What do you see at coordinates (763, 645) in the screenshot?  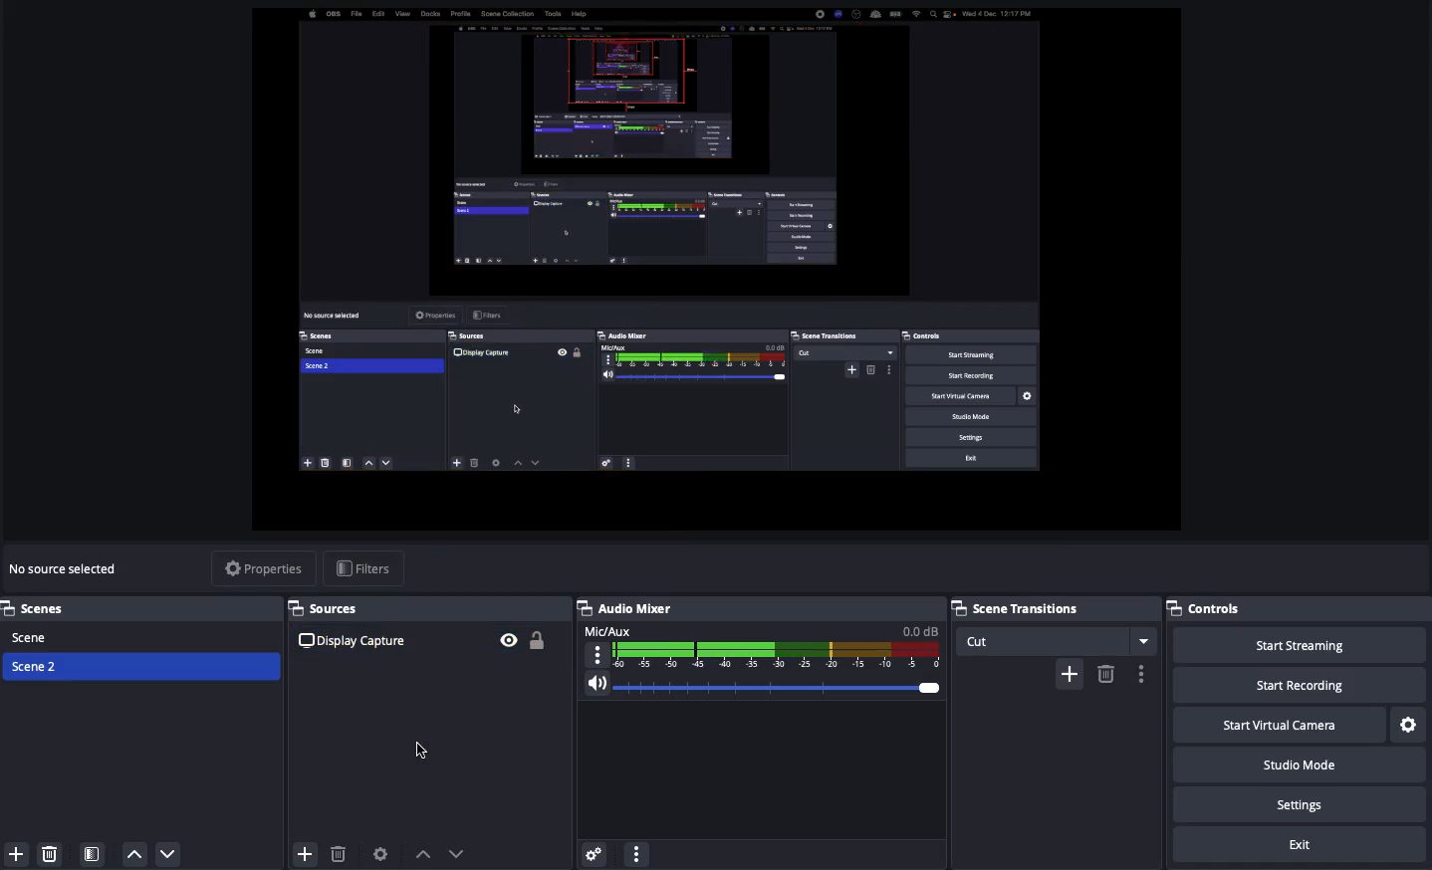 I see `Mic aux` at bounding box center [763, 645].